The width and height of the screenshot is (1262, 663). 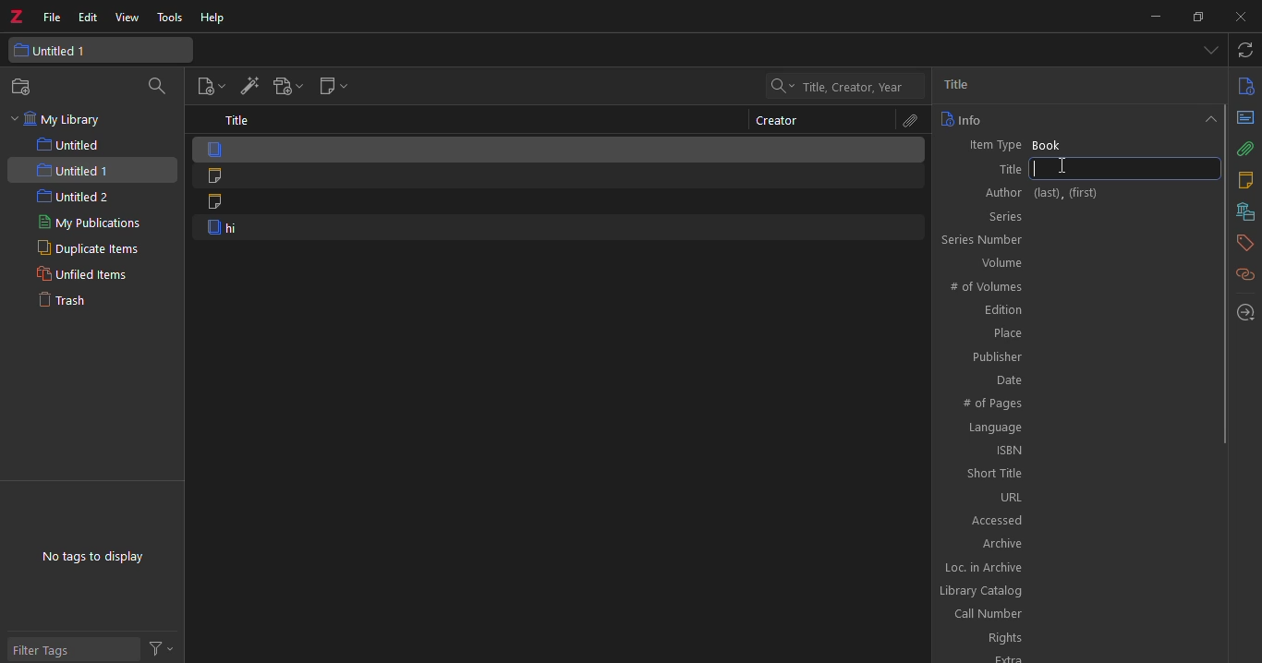 What do you see at coordinates (1076, 614) in the screenshot?
I see `call number` at bounding box center [1076, 614].